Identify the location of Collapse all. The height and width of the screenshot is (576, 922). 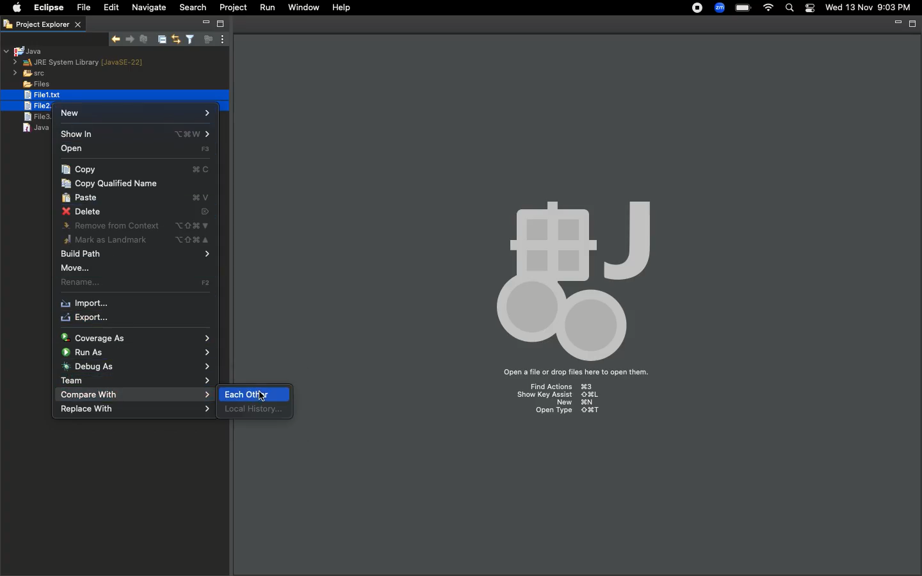
(160, 40).